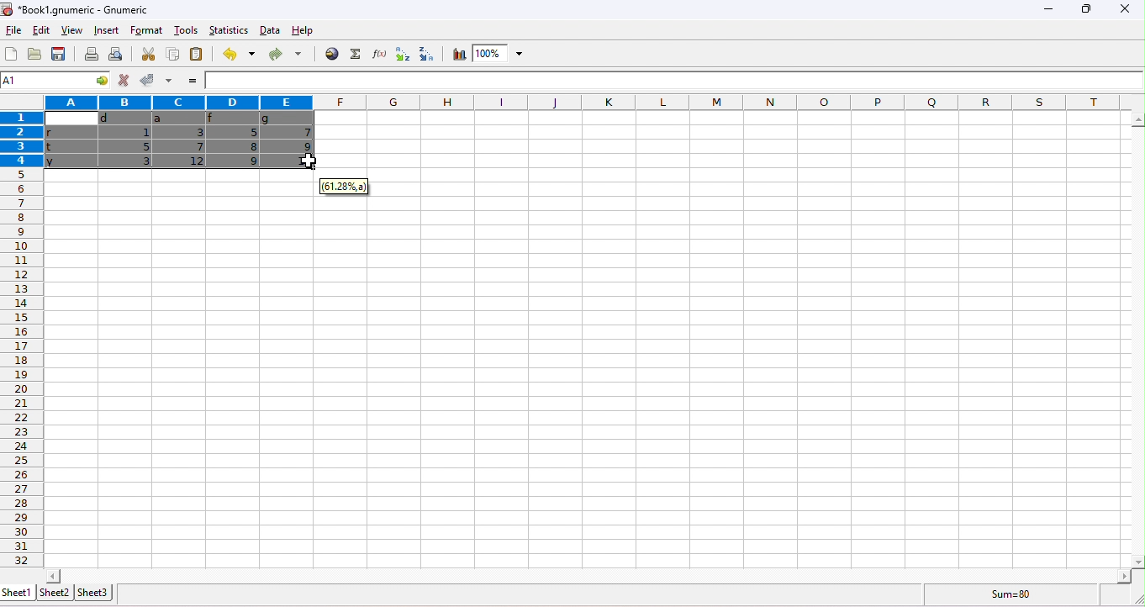  What do you see at coordinates (401, 54) in the screenshot?
I see `sort ascending` at bounding box center [401, 54].